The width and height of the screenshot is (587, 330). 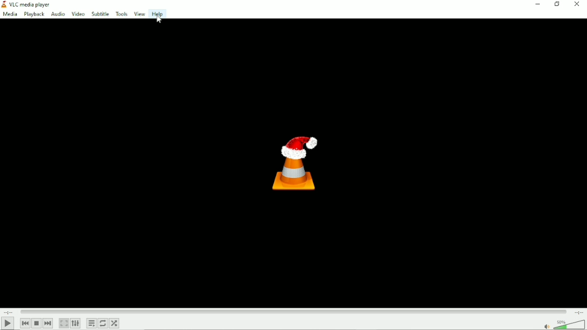 I want to click on Tools, so click(x=120, y=13).